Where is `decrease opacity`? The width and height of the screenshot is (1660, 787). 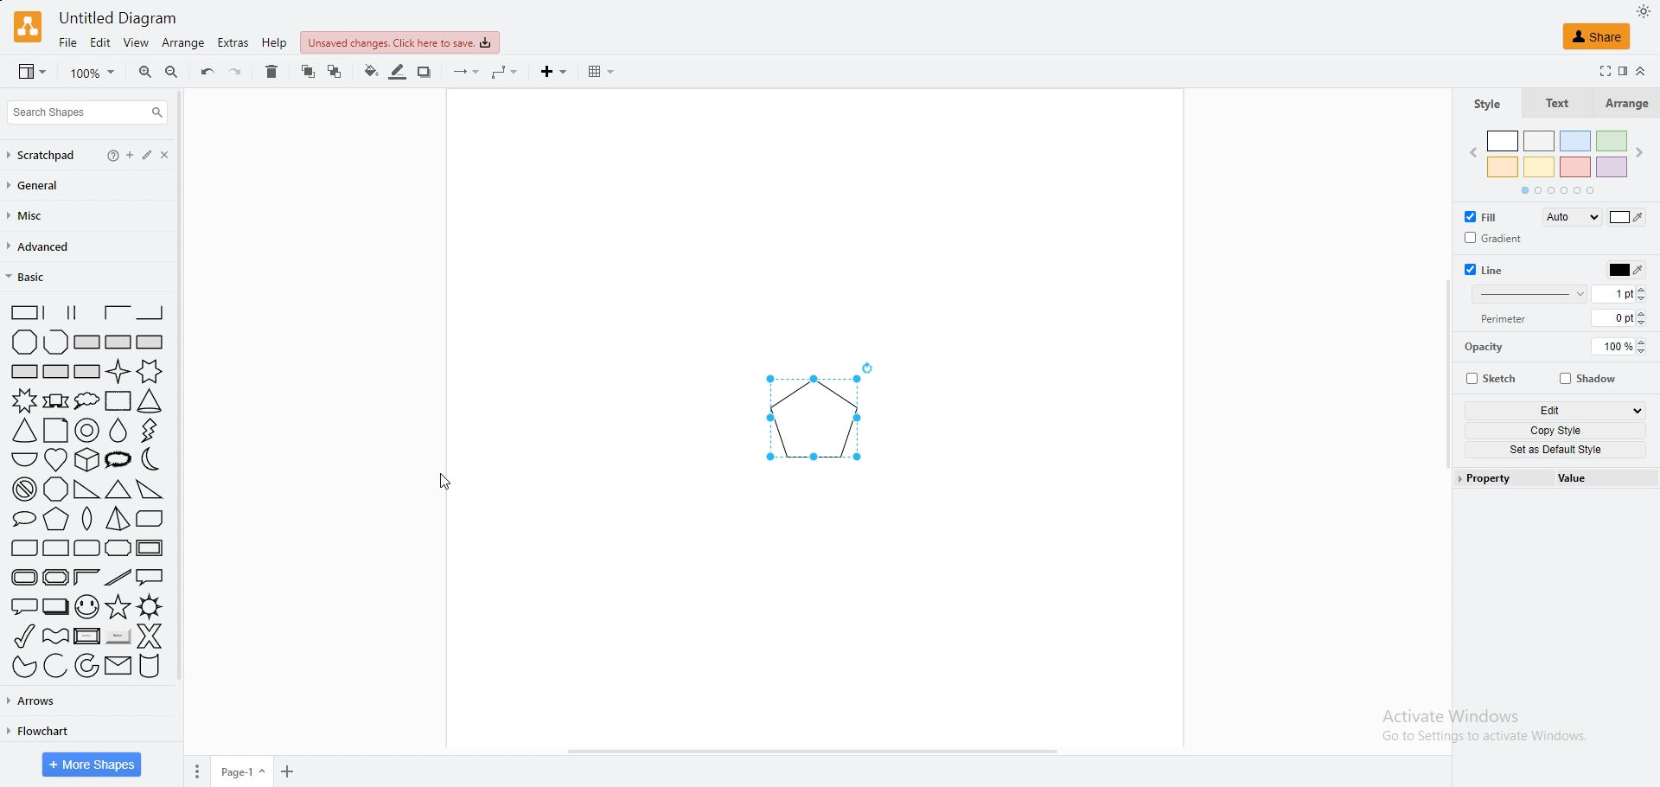 decrease opacity is located at coordinates (1645, 353).